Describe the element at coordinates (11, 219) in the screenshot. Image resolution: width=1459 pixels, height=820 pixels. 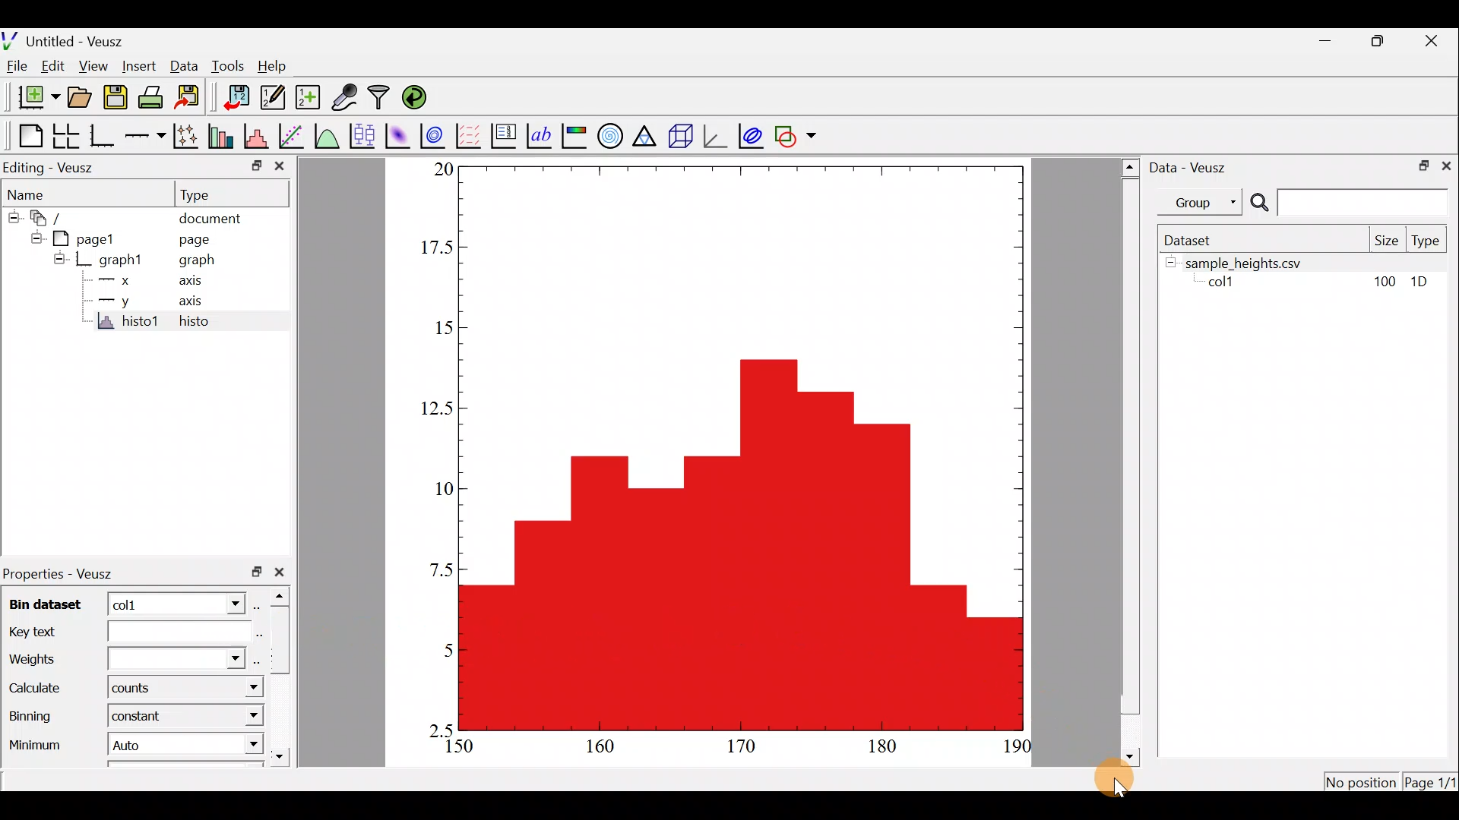
I see `hide` at that location.